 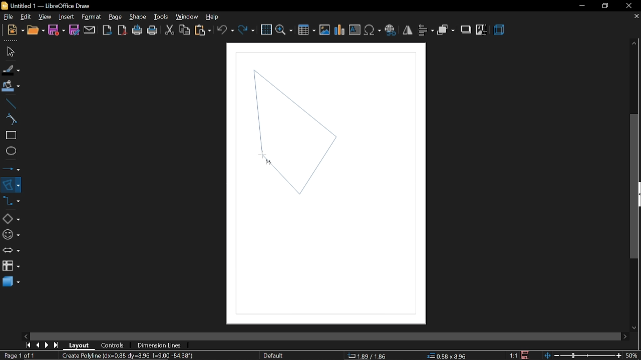 I want to click on move down, so click(x=635, y=326).